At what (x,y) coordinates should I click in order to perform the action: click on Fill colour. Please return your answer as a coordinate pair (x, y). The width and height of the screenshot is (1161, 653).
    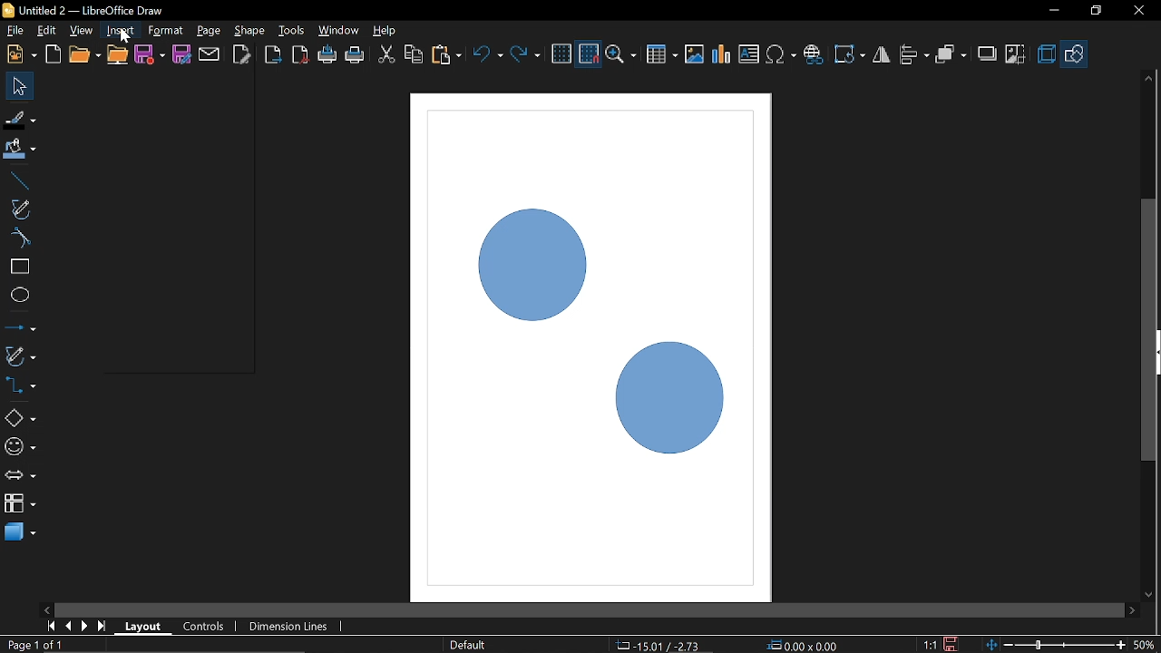
    Looking at the image, I should click on (20, 150).